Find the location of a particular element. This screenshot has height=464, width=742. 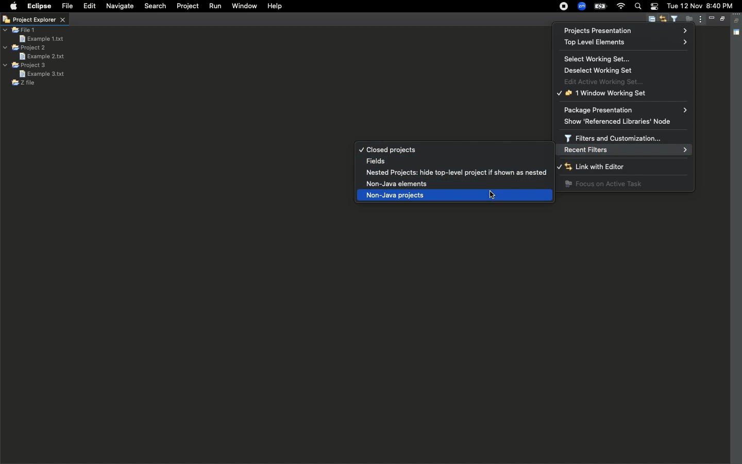

Shared area is located at coordinates (737, 33).